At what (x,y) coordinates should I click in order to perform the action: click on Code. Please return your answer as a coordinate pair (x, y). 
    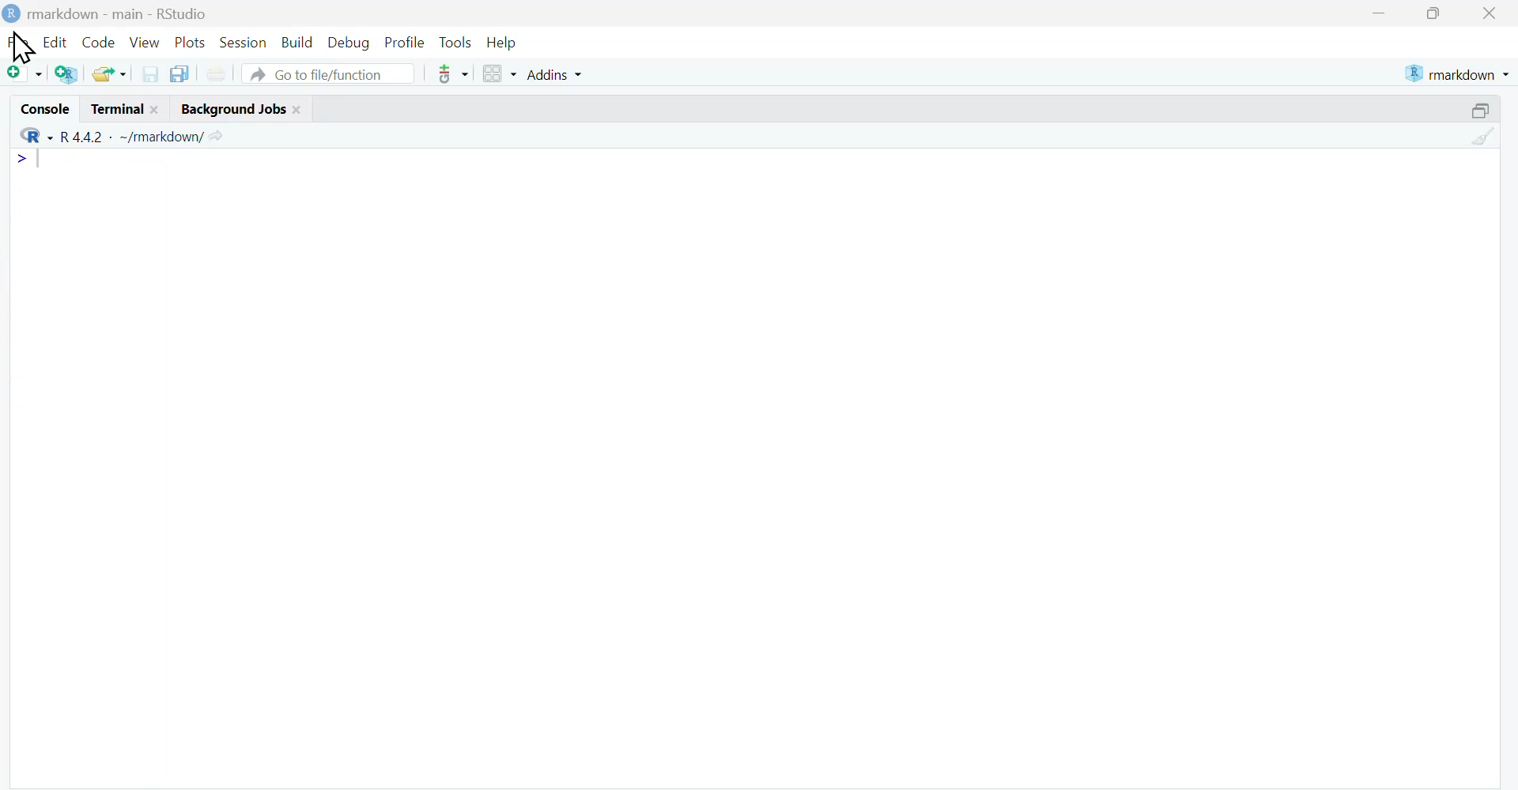
    Looking at the image, I should click on (98, 43).